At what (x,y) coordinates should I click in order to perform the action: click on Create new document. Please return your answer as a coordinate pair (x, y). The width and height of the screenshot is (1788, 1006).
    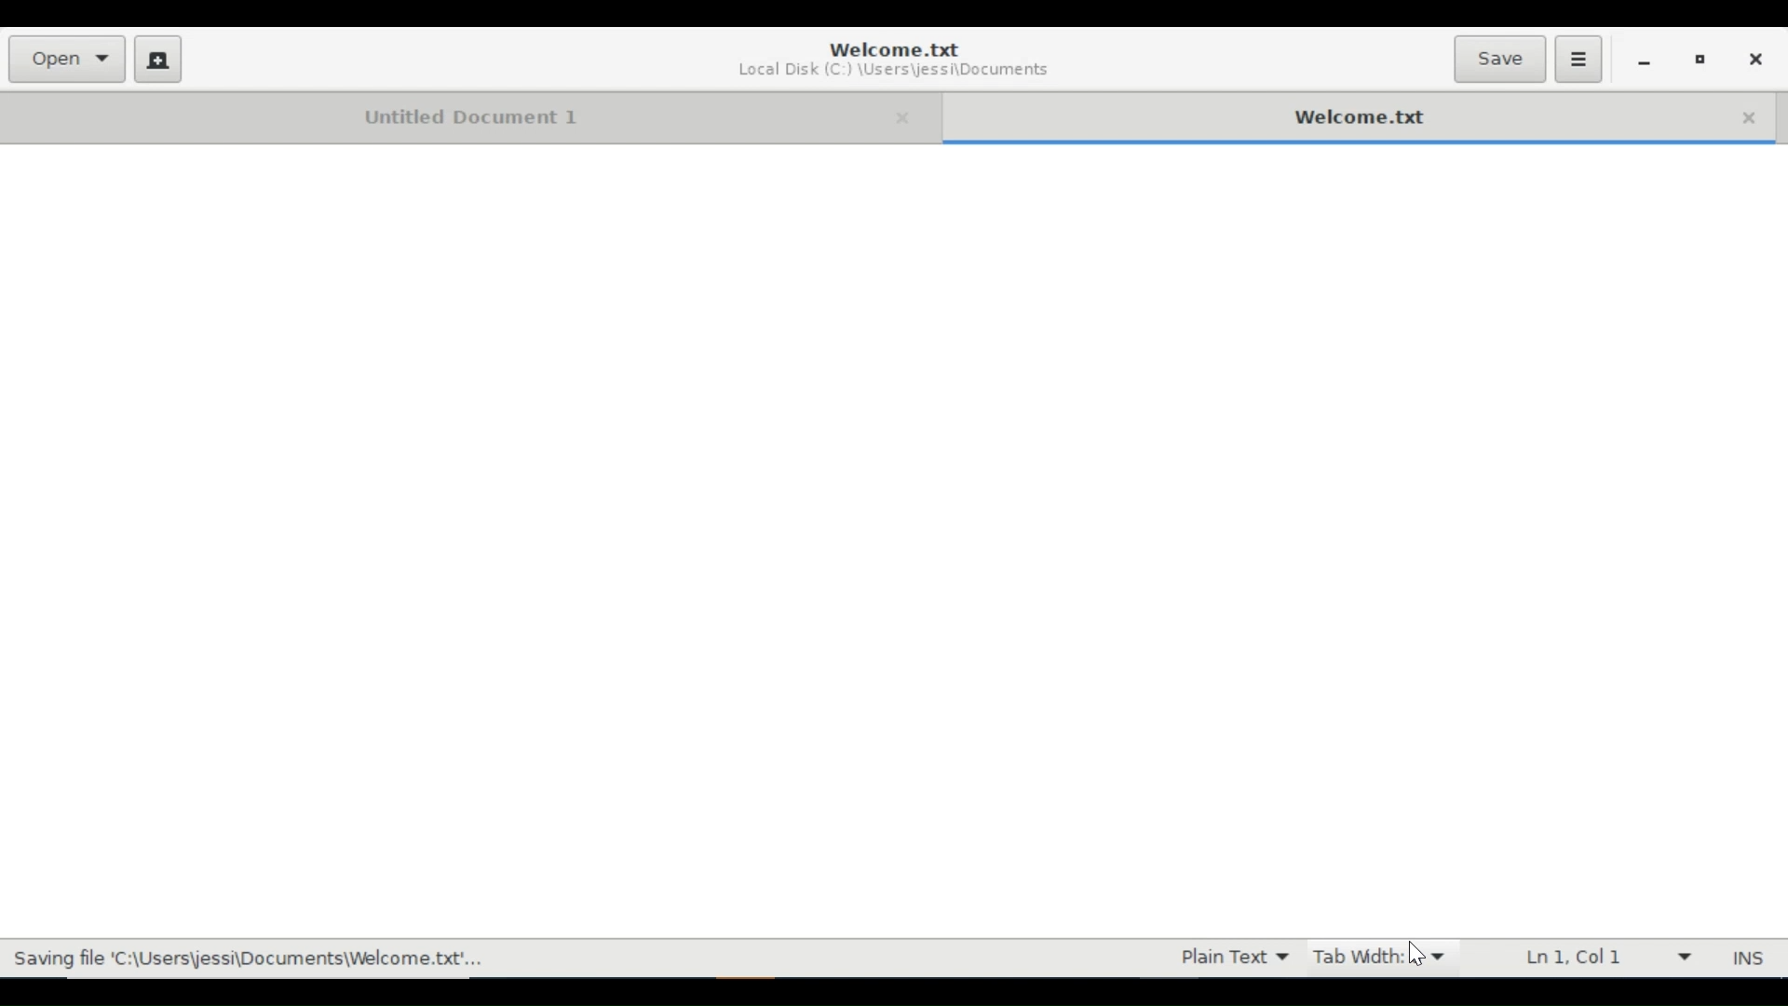
    Looking at the image, I should click on (157, 58).